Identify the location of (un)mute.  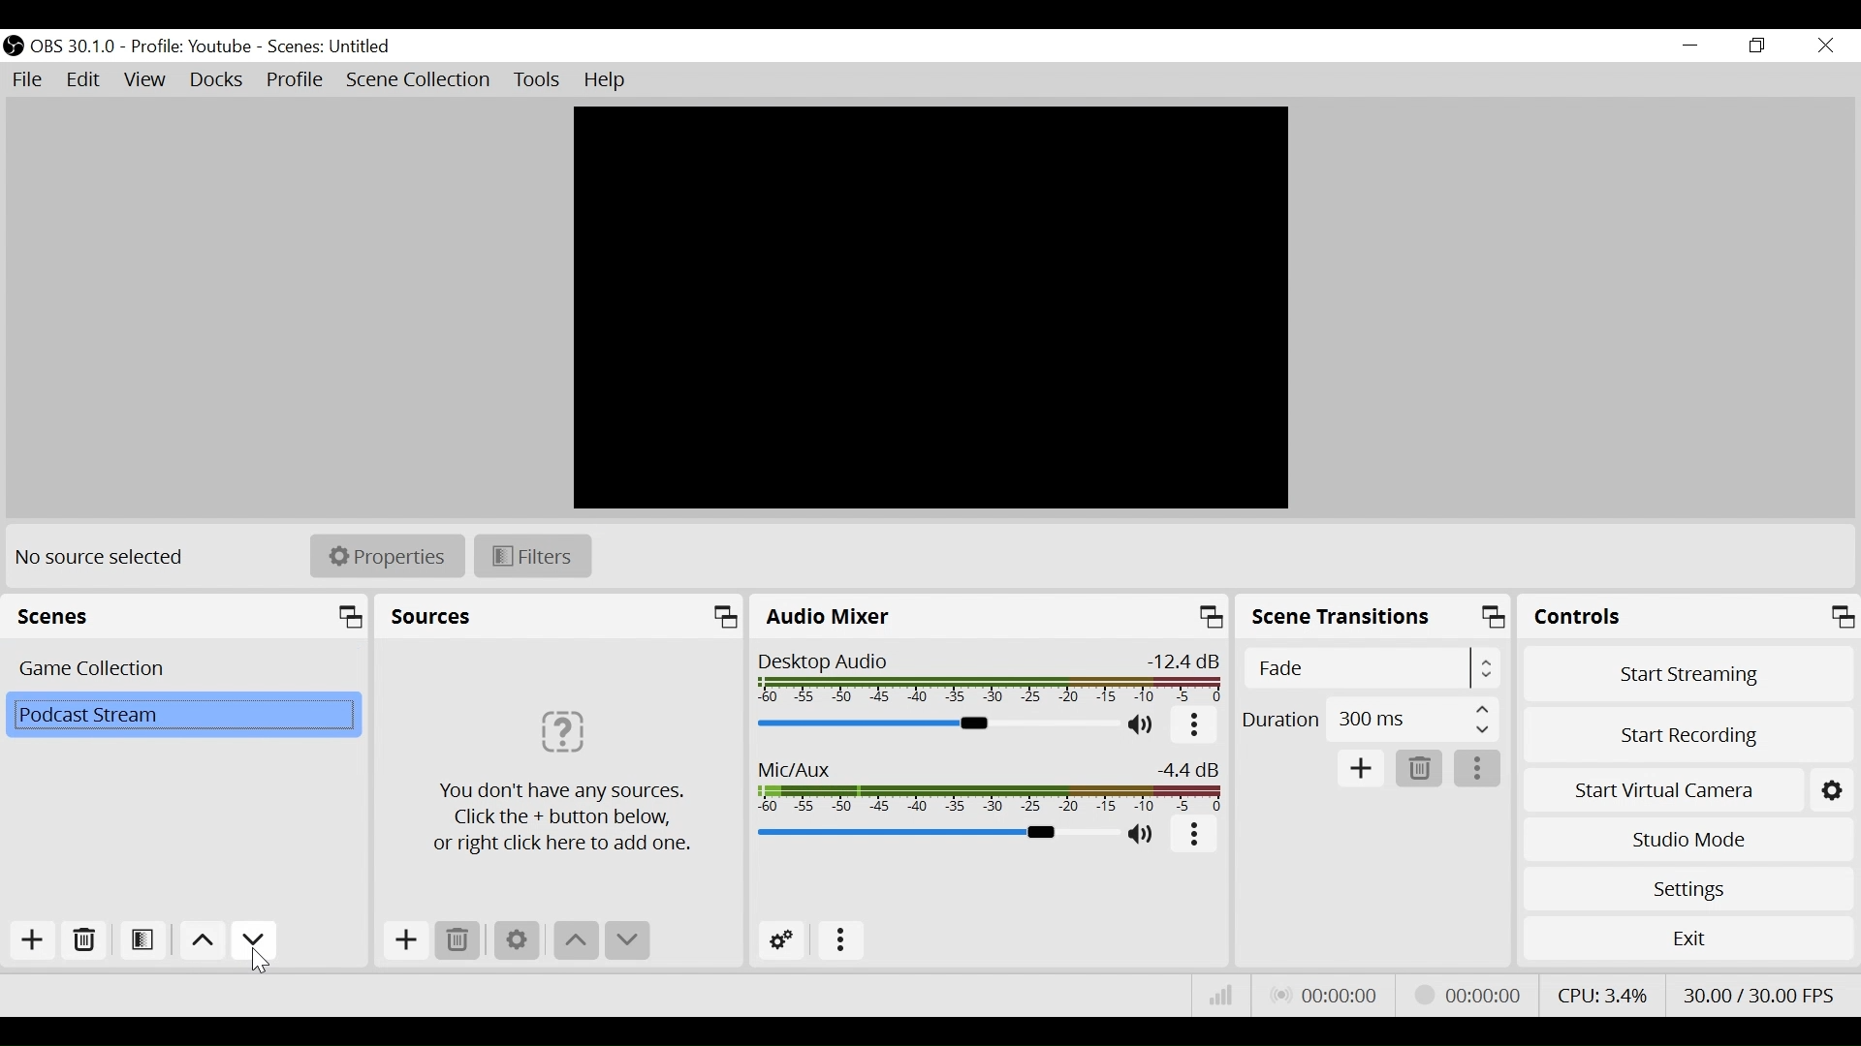
(1142, 837).